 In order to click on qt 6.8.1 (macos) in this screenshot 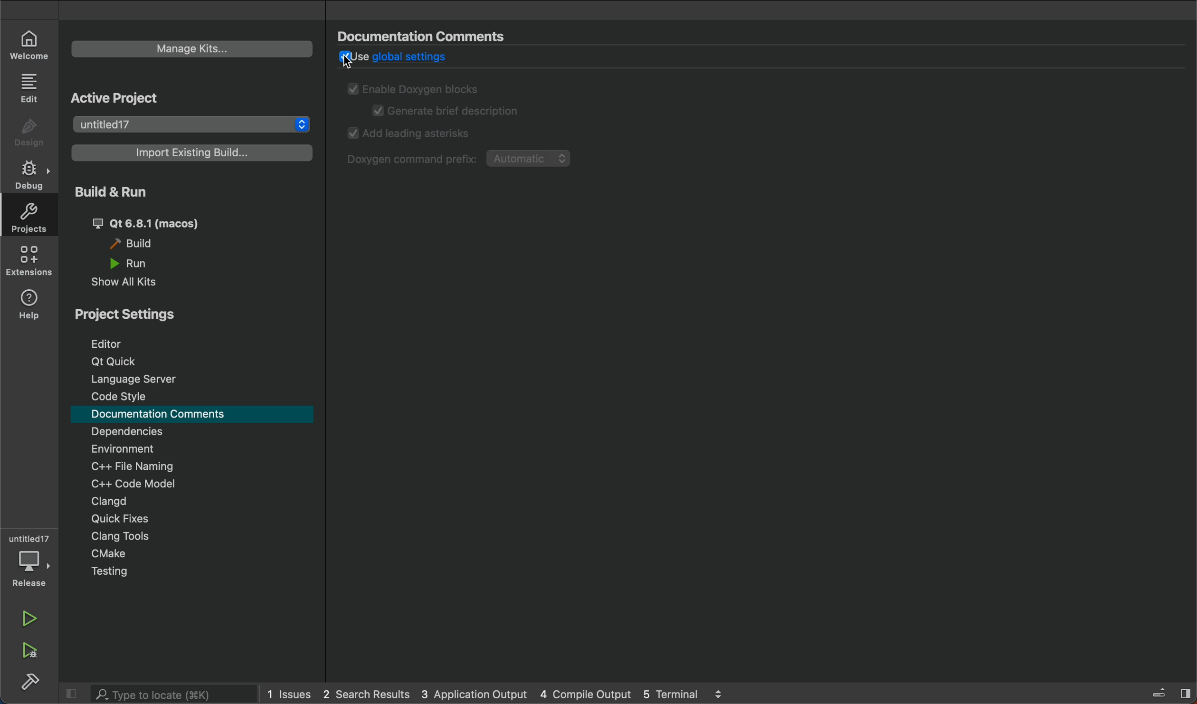, I will do `click(154, 222)`.